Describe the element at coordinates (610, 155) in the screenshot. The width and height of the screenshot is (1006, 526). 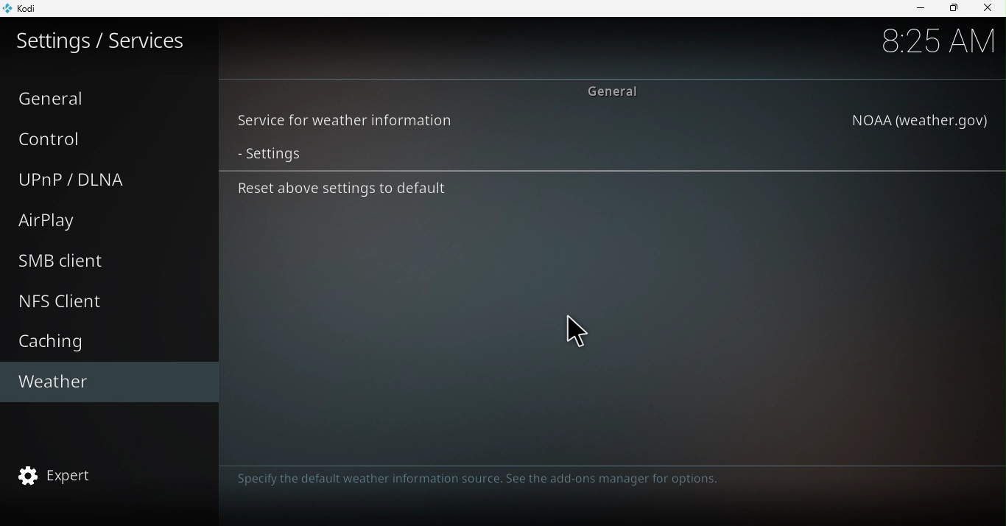
I see `Settings` at that location.